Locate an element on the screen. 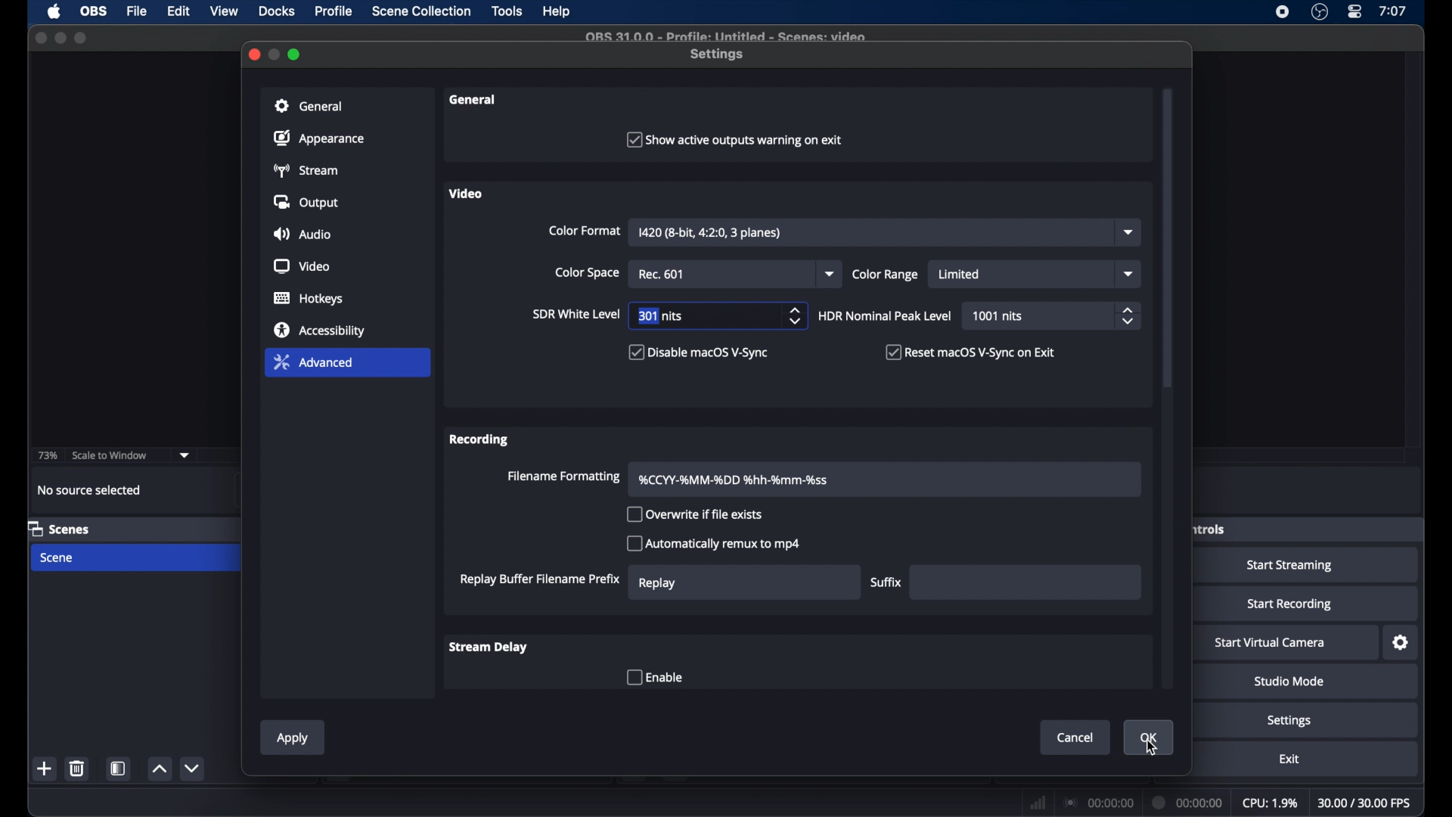  stepper buttons is located at coordinates (795, 316).